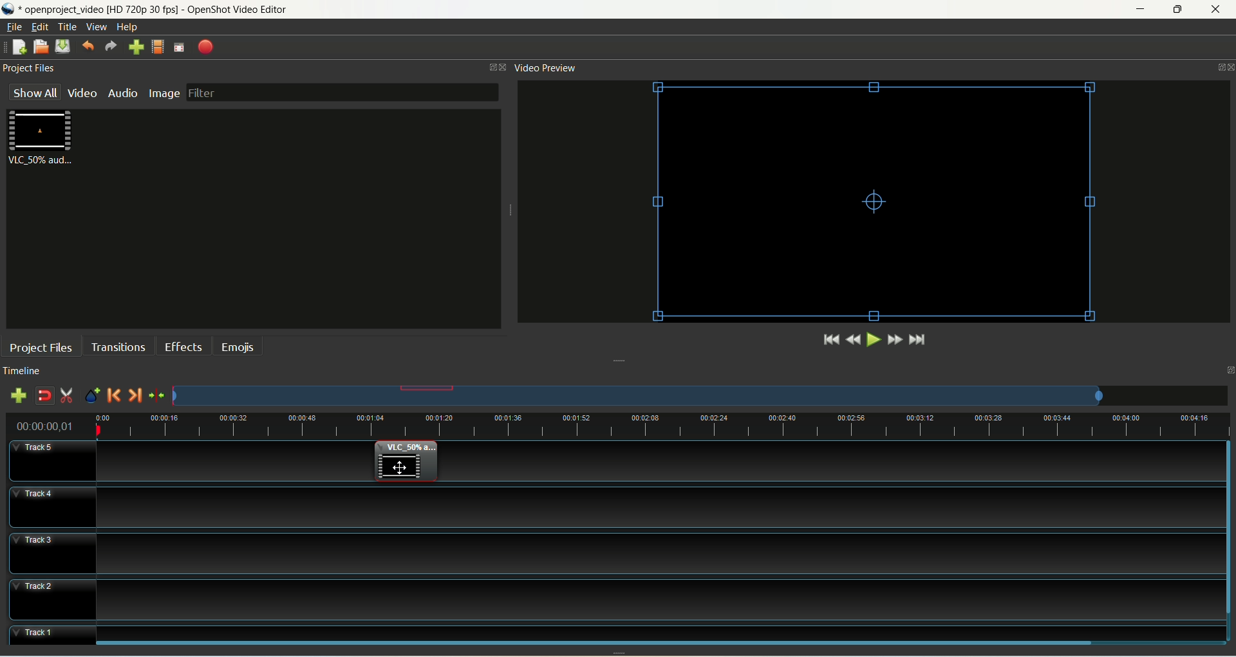  What do you see at coordinates (185, 8) in the screenshot?
I see `openproject_video [HD 720p 30 fps) - OpenShot Video Editor` at bounding box center [185, 8].